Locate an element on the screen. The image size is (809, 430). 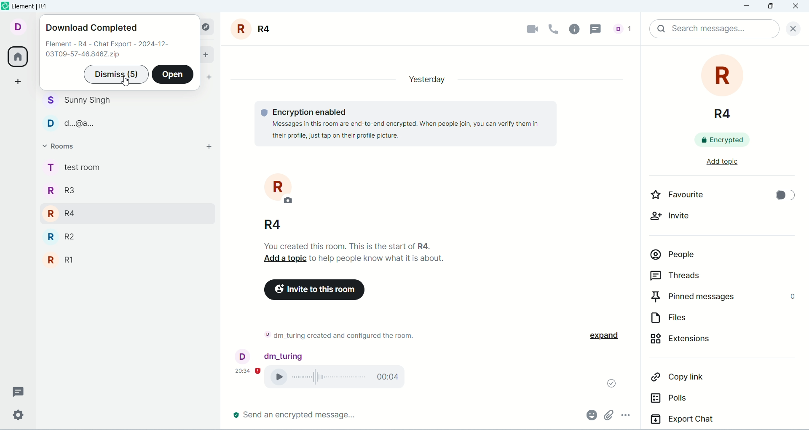
minimize is located at coordinates (748, 7).